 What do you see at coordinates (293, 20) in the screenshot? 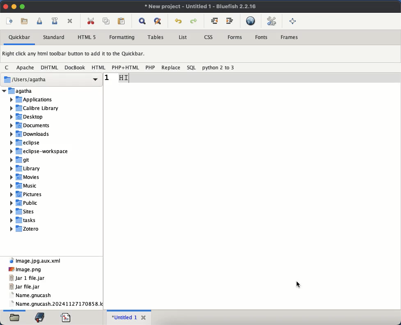
I see `full screen` at bounding box center [293, 20].